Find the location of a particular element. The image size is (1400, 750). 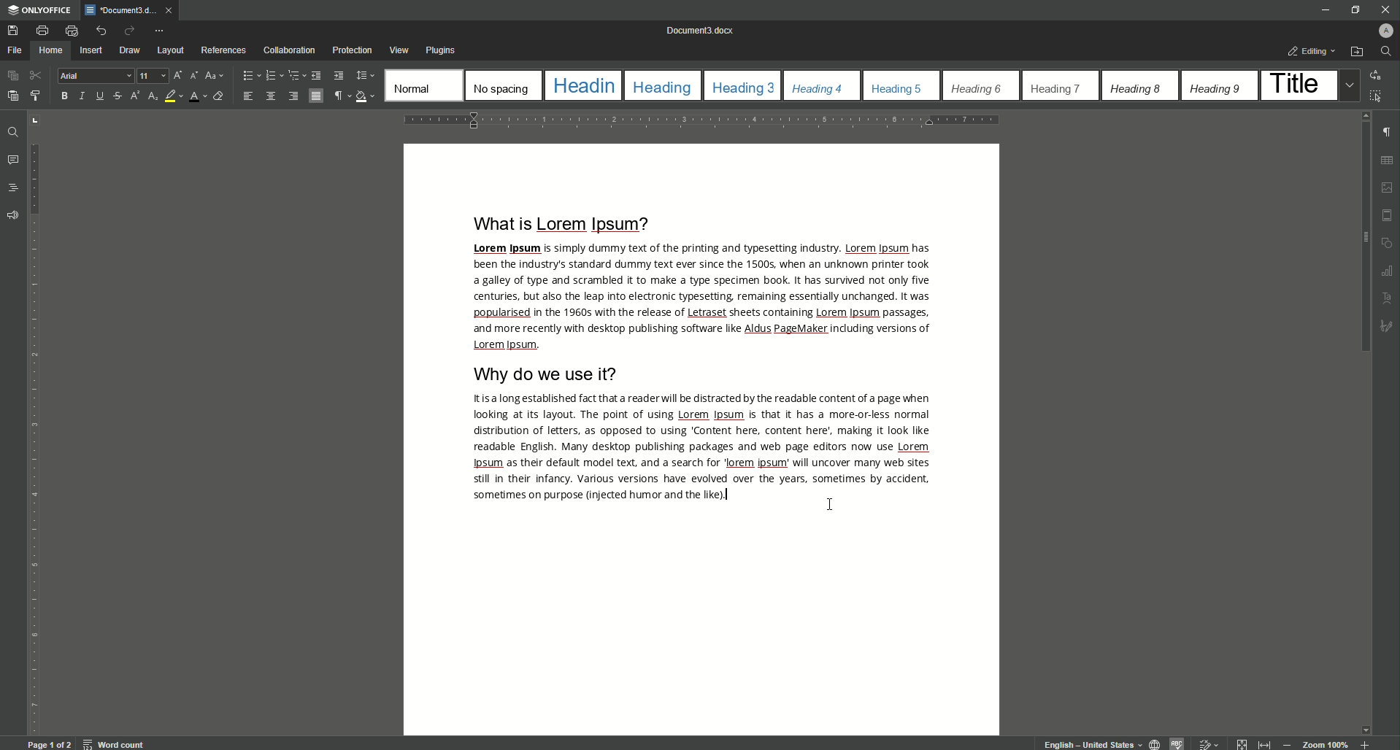

Font Size is located at coordinates (149, 76).